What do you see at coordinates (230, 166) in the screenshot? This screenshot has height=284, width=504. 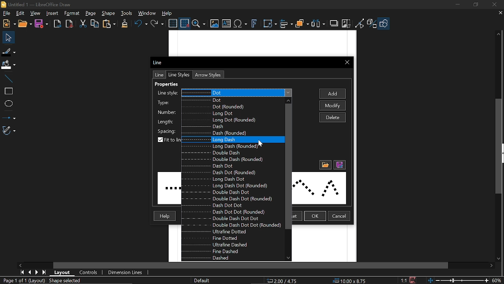 I see `Dash dot` at bounding box center [230, 166].